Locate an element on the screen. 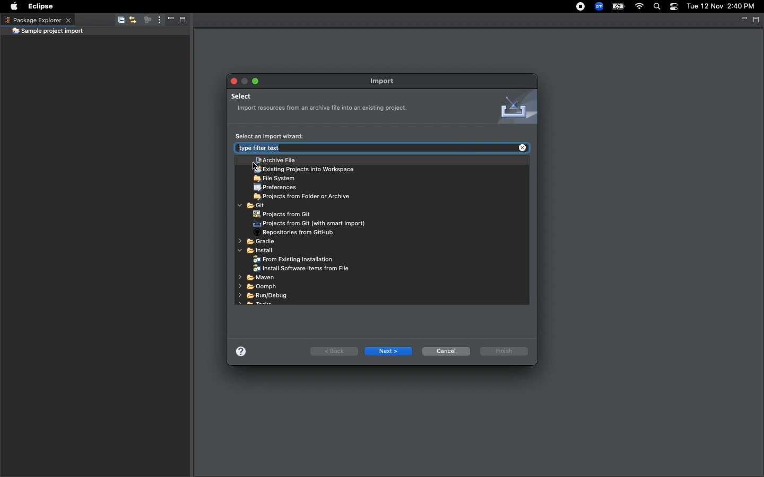 The height and width of the screenshot is (477, 764). Take is located at coordinates (256, 305).